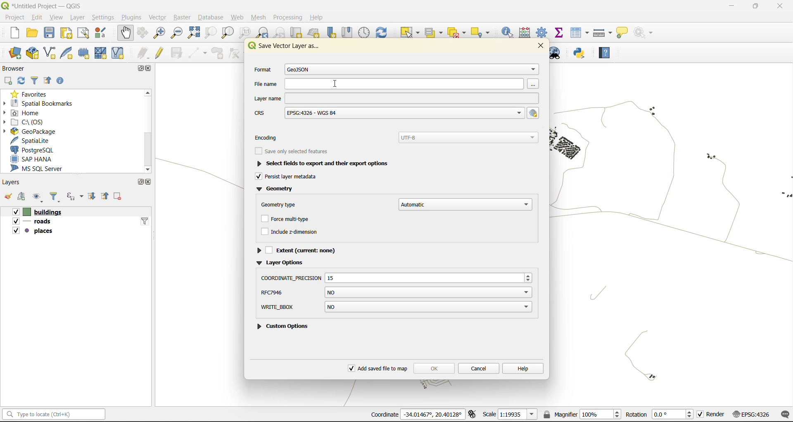  Describe the element at coordinates (55, 415) in the screenshot. I see `status  bar` at that location.